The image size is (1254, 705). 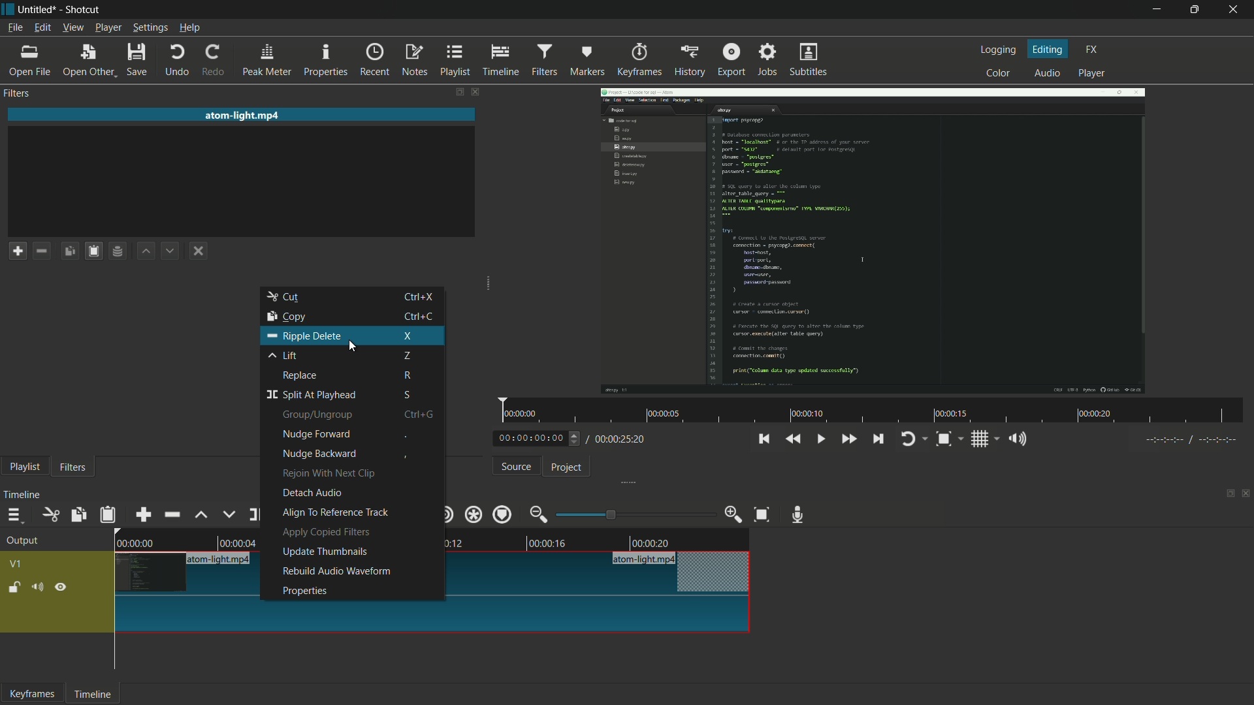 I want to click on rebuild audio waveform, so click(x=335, y=571).